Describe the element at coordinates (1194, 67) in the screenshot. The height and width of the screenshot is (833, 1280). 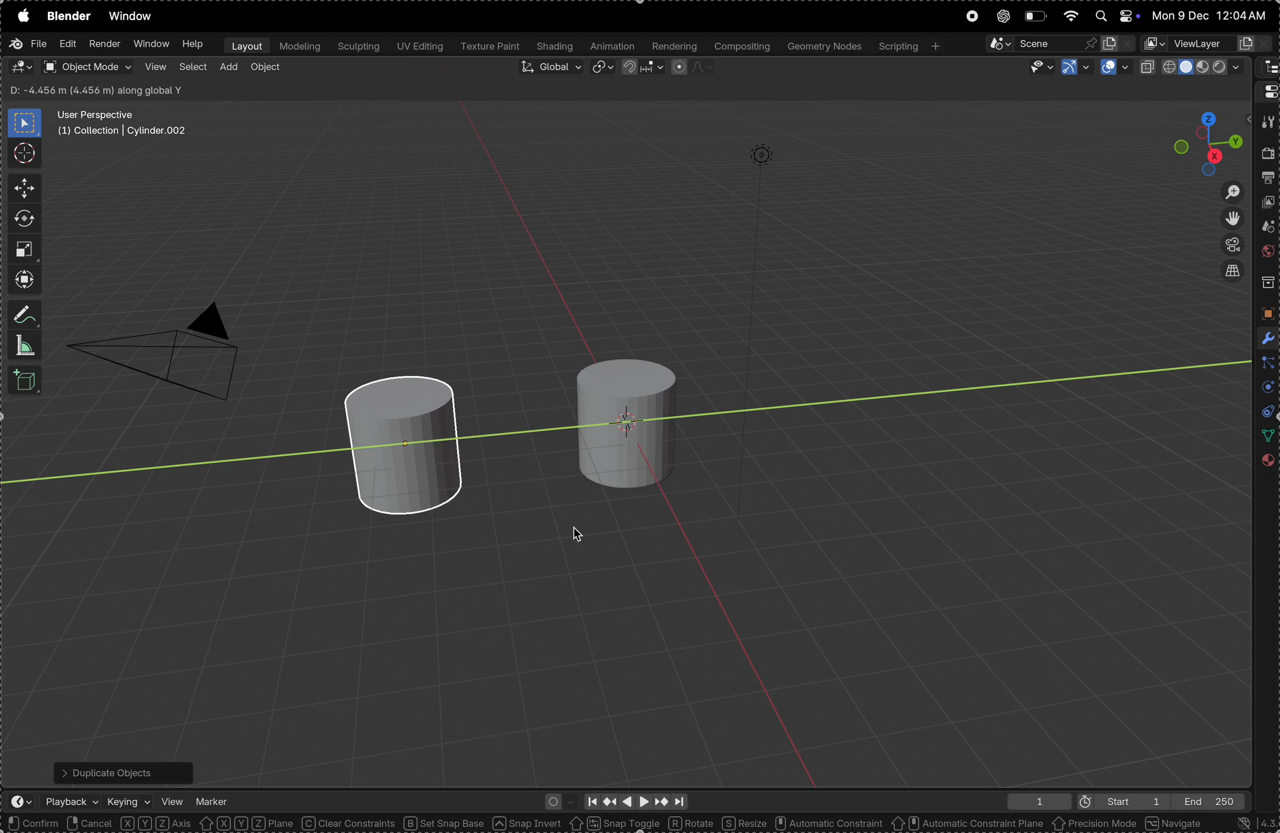
I see `view point shading` at that location.